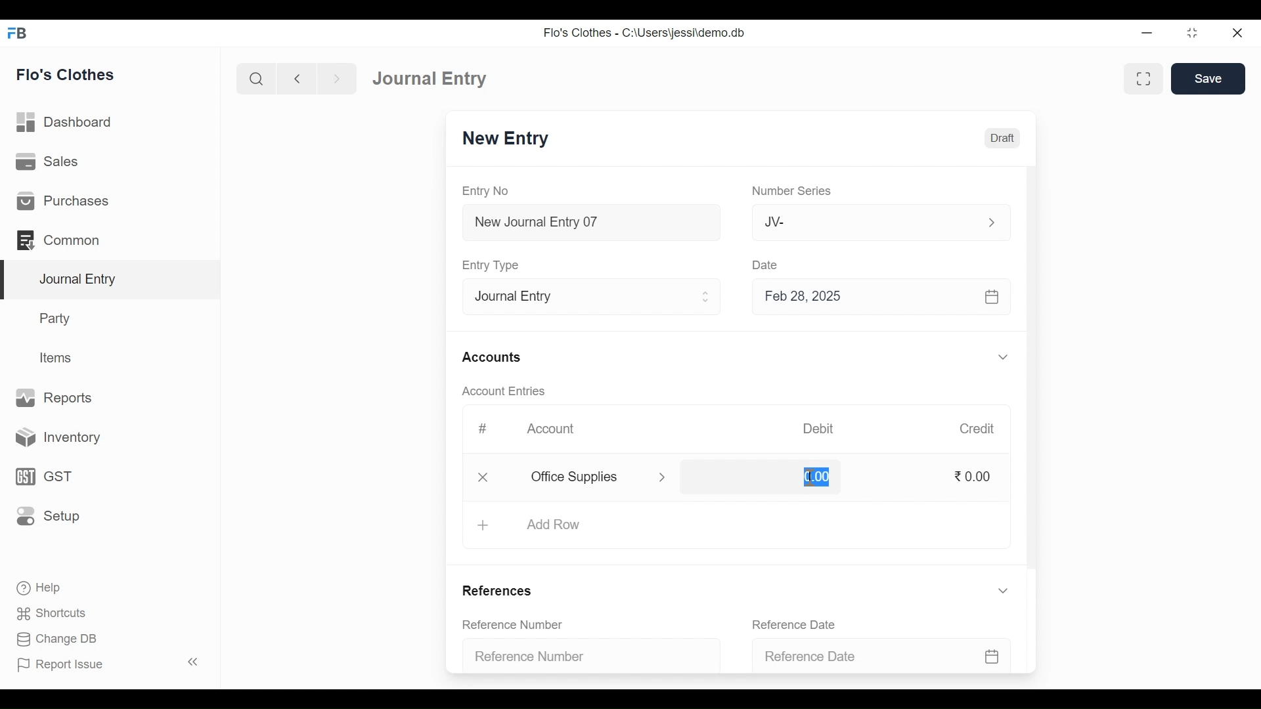 The width and height of the screenshot is (1261, 709). Describe the element at coordinates (337, 79) in the screenshot. I see `Navigate Forward` at that location.